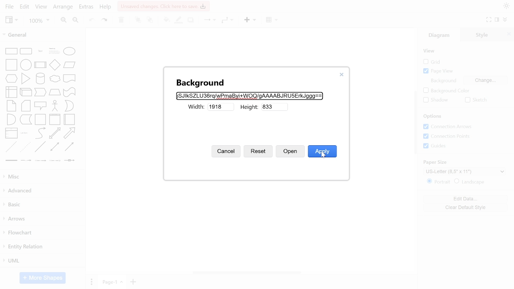  What do you see at coordinates (10, 148) in the screenshot?
I see `general shapes` at bounding box center [10, 148].